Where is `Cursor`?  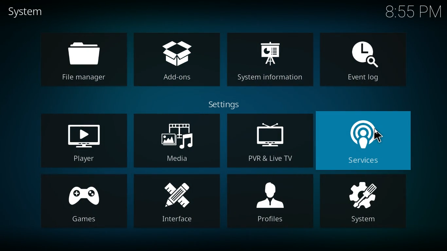 Cursor is located at coordinates (379, 135).